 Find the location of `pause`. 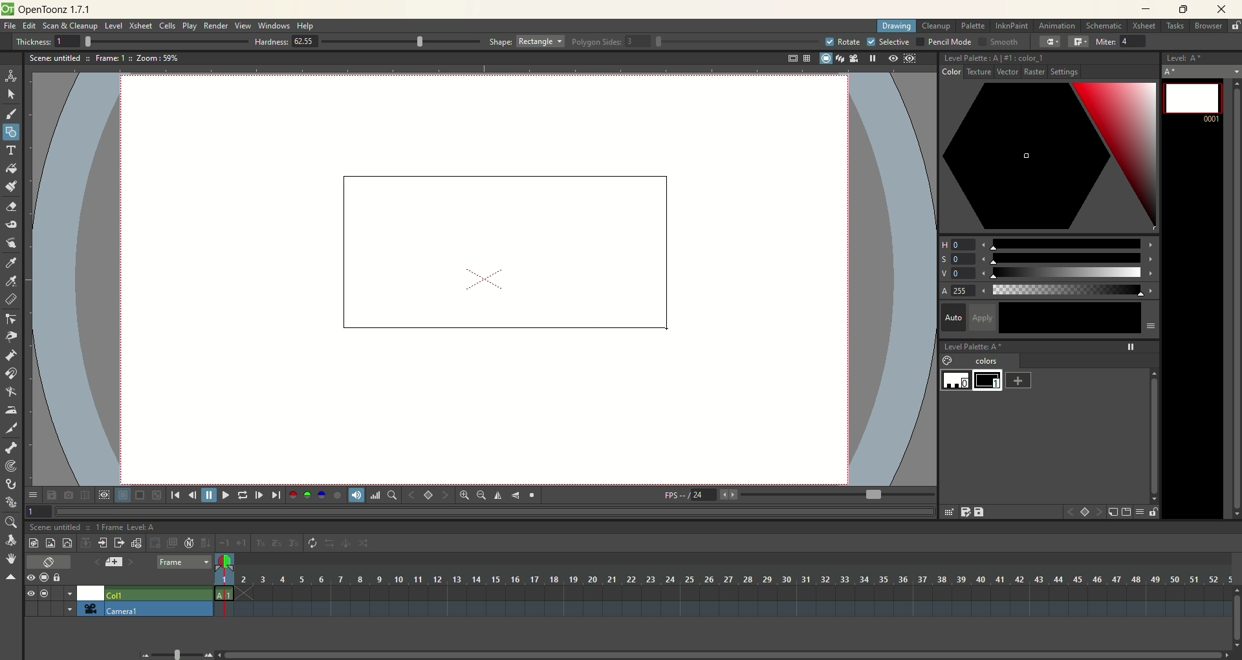

pause is located at coordinates (209, 495).